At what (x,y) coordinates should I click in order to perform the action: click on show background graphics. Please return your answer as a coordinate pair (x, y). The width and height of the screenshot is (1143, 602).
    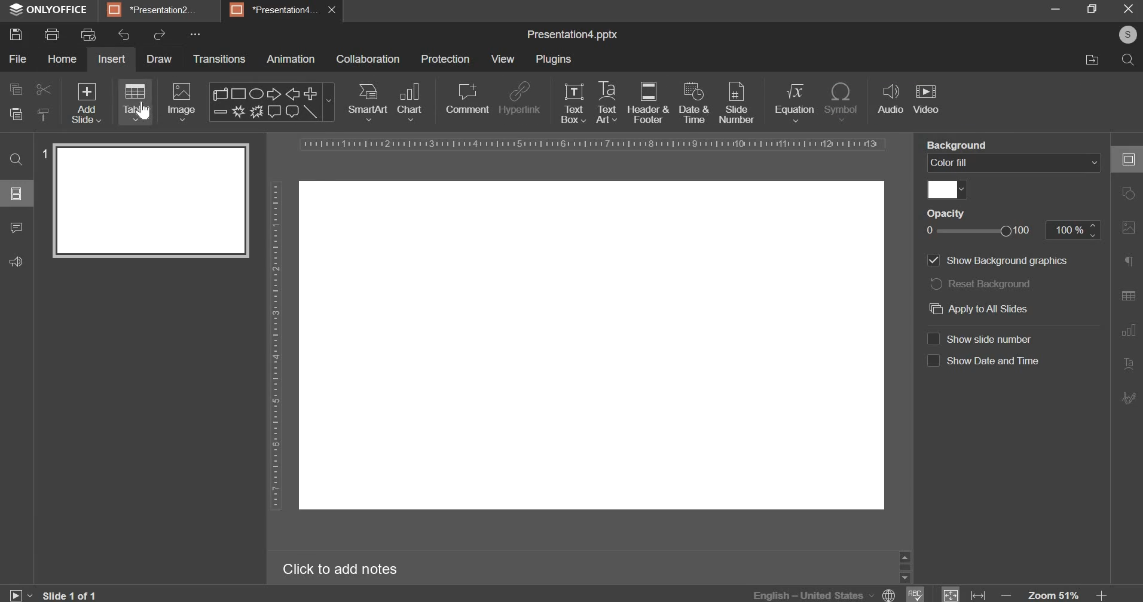
    Looking at the image, I should click on (1001, 260).